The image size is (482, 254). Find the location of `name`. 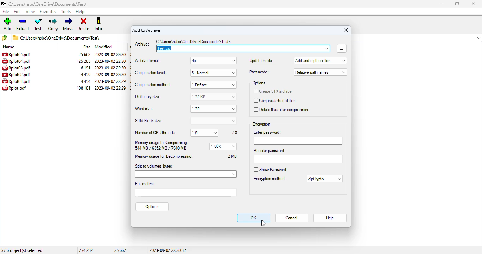

name is located at coordinates (9, 47).